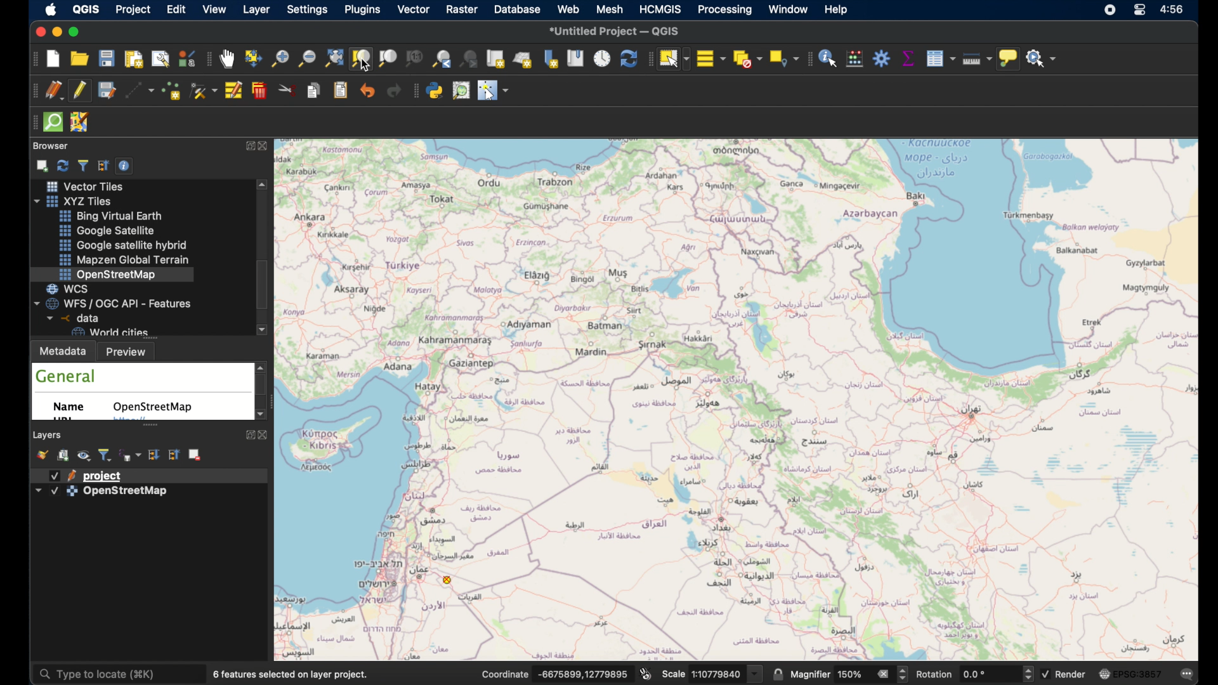  I want to click on dropdown, so click(756, 674).